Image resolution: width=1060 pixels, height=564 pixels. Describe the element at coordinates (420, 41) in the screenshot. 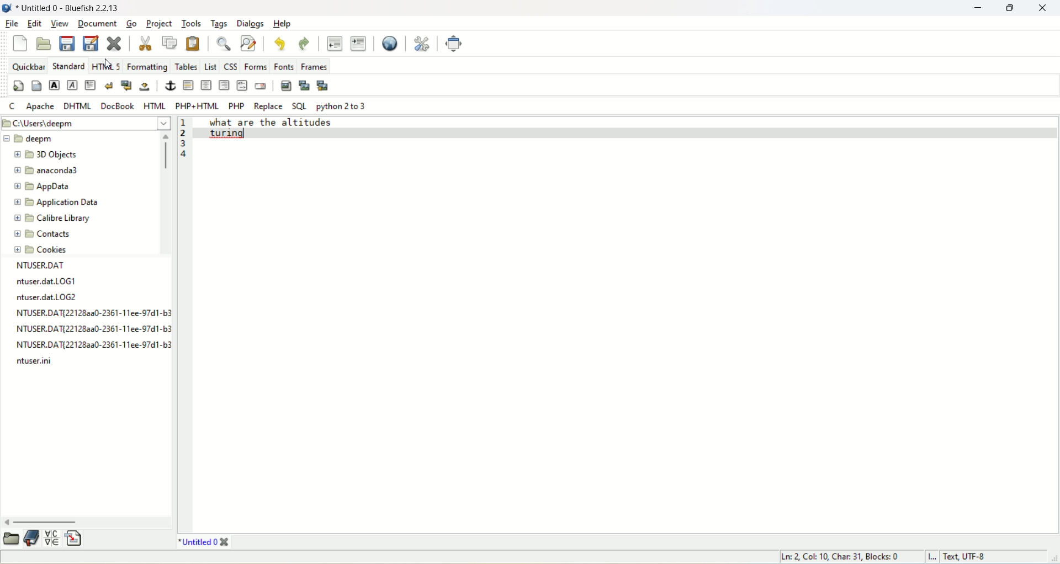

I see `edit preferences` at that location.